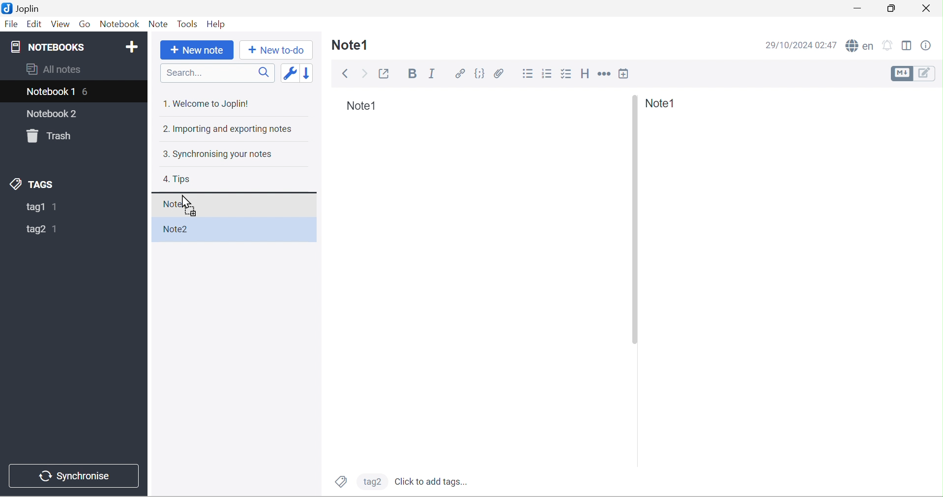 This screenshot has height=497, width=943. What do you see at coordinates (859, 9) in the screenshot?
I see `Minimize` at bounding box center [859, 9].